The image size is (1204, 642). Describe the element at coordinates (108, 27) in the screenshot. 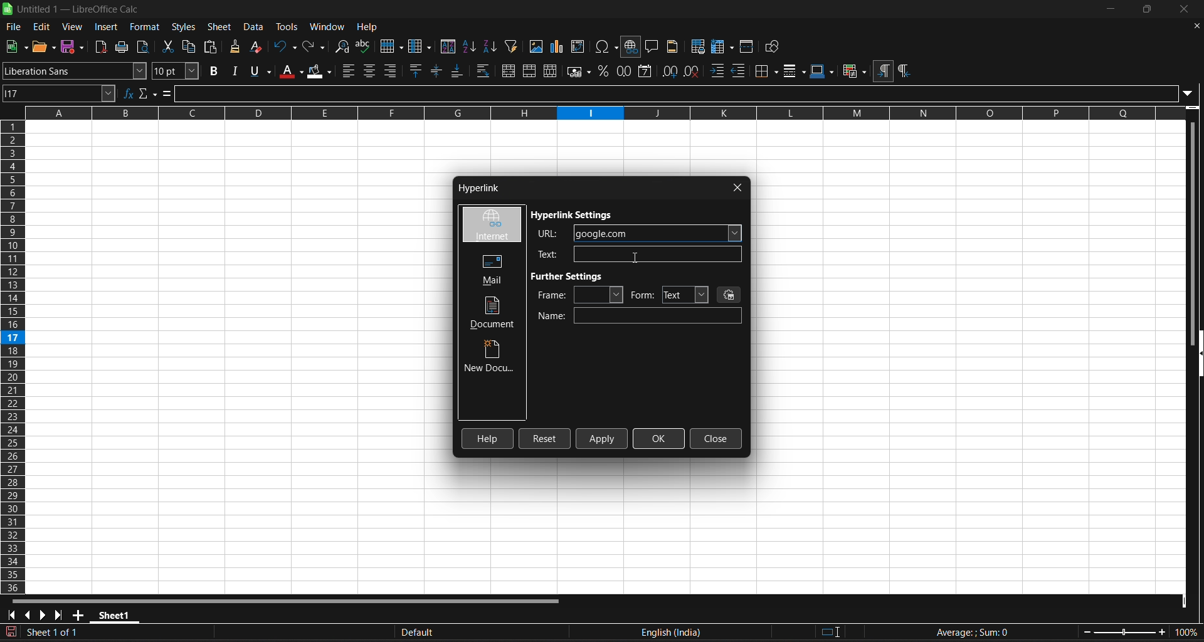

I see `insert` at that location.